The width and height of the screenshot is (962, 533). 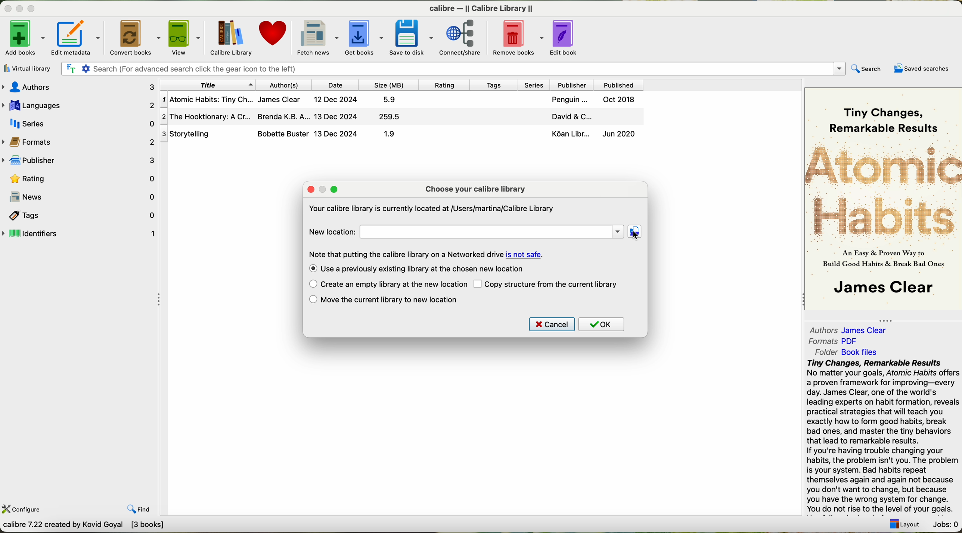 I want to click on calibre — || Calibre Library ||, so click(x=482, y=8).